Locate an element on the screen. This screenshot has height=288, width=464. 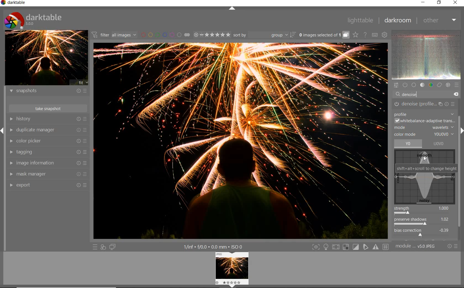
PROFILE is located at coordinates (425, 114).